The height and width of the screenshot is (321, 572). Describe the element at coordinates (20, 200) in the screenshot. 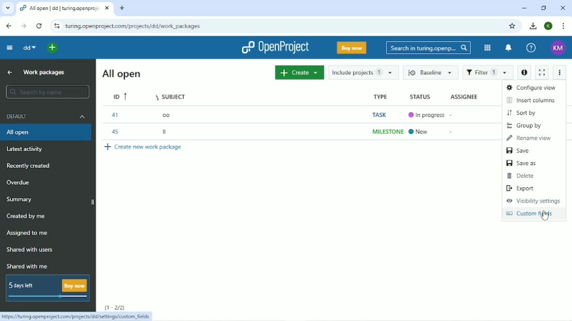

I see `Summary` at that location.